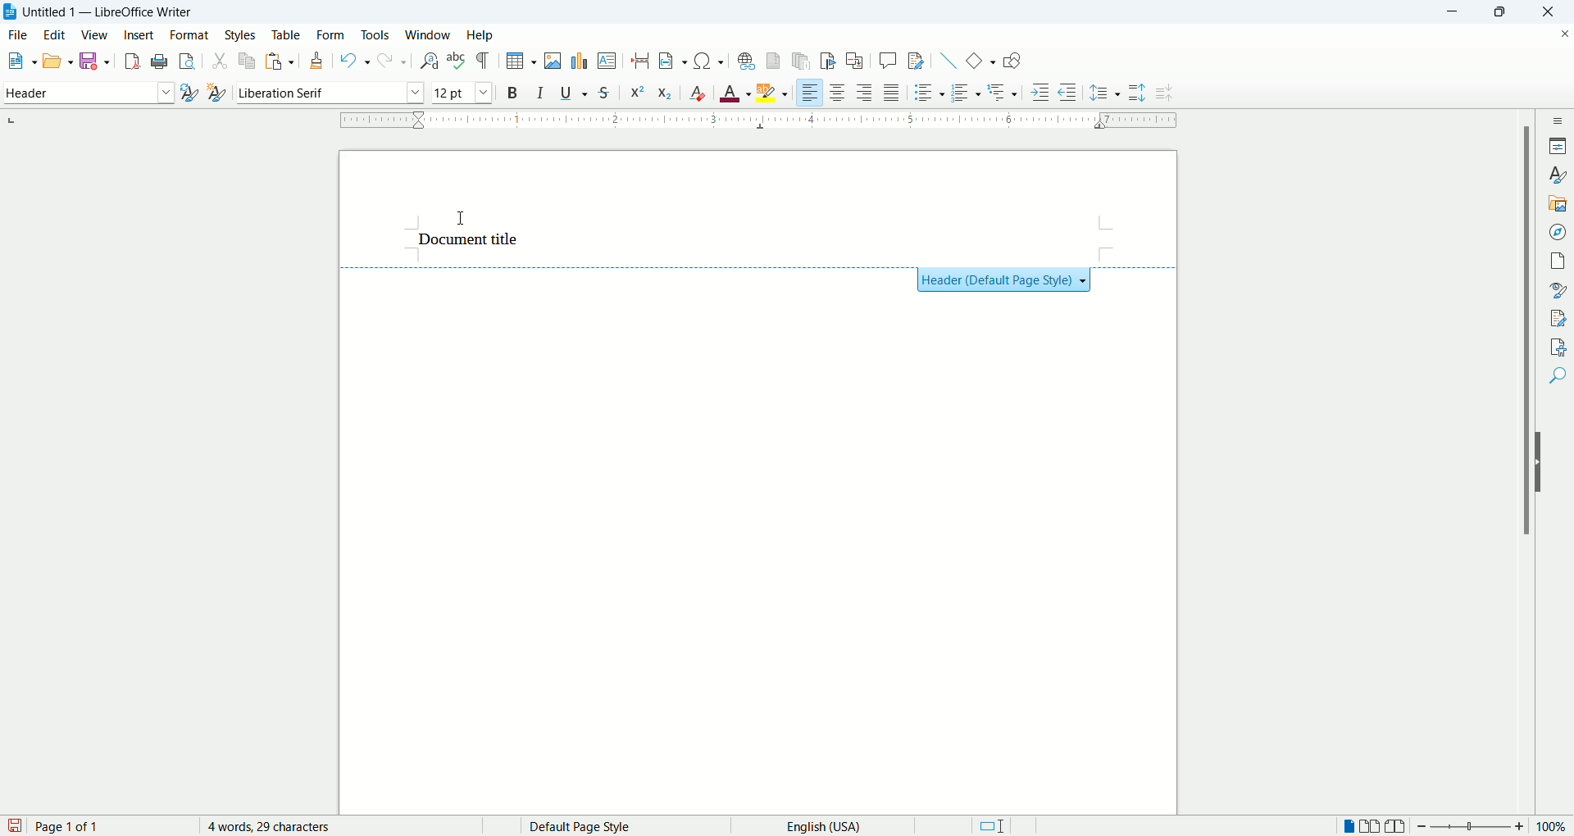  I want to click on text highlighting, so click(774, 93).